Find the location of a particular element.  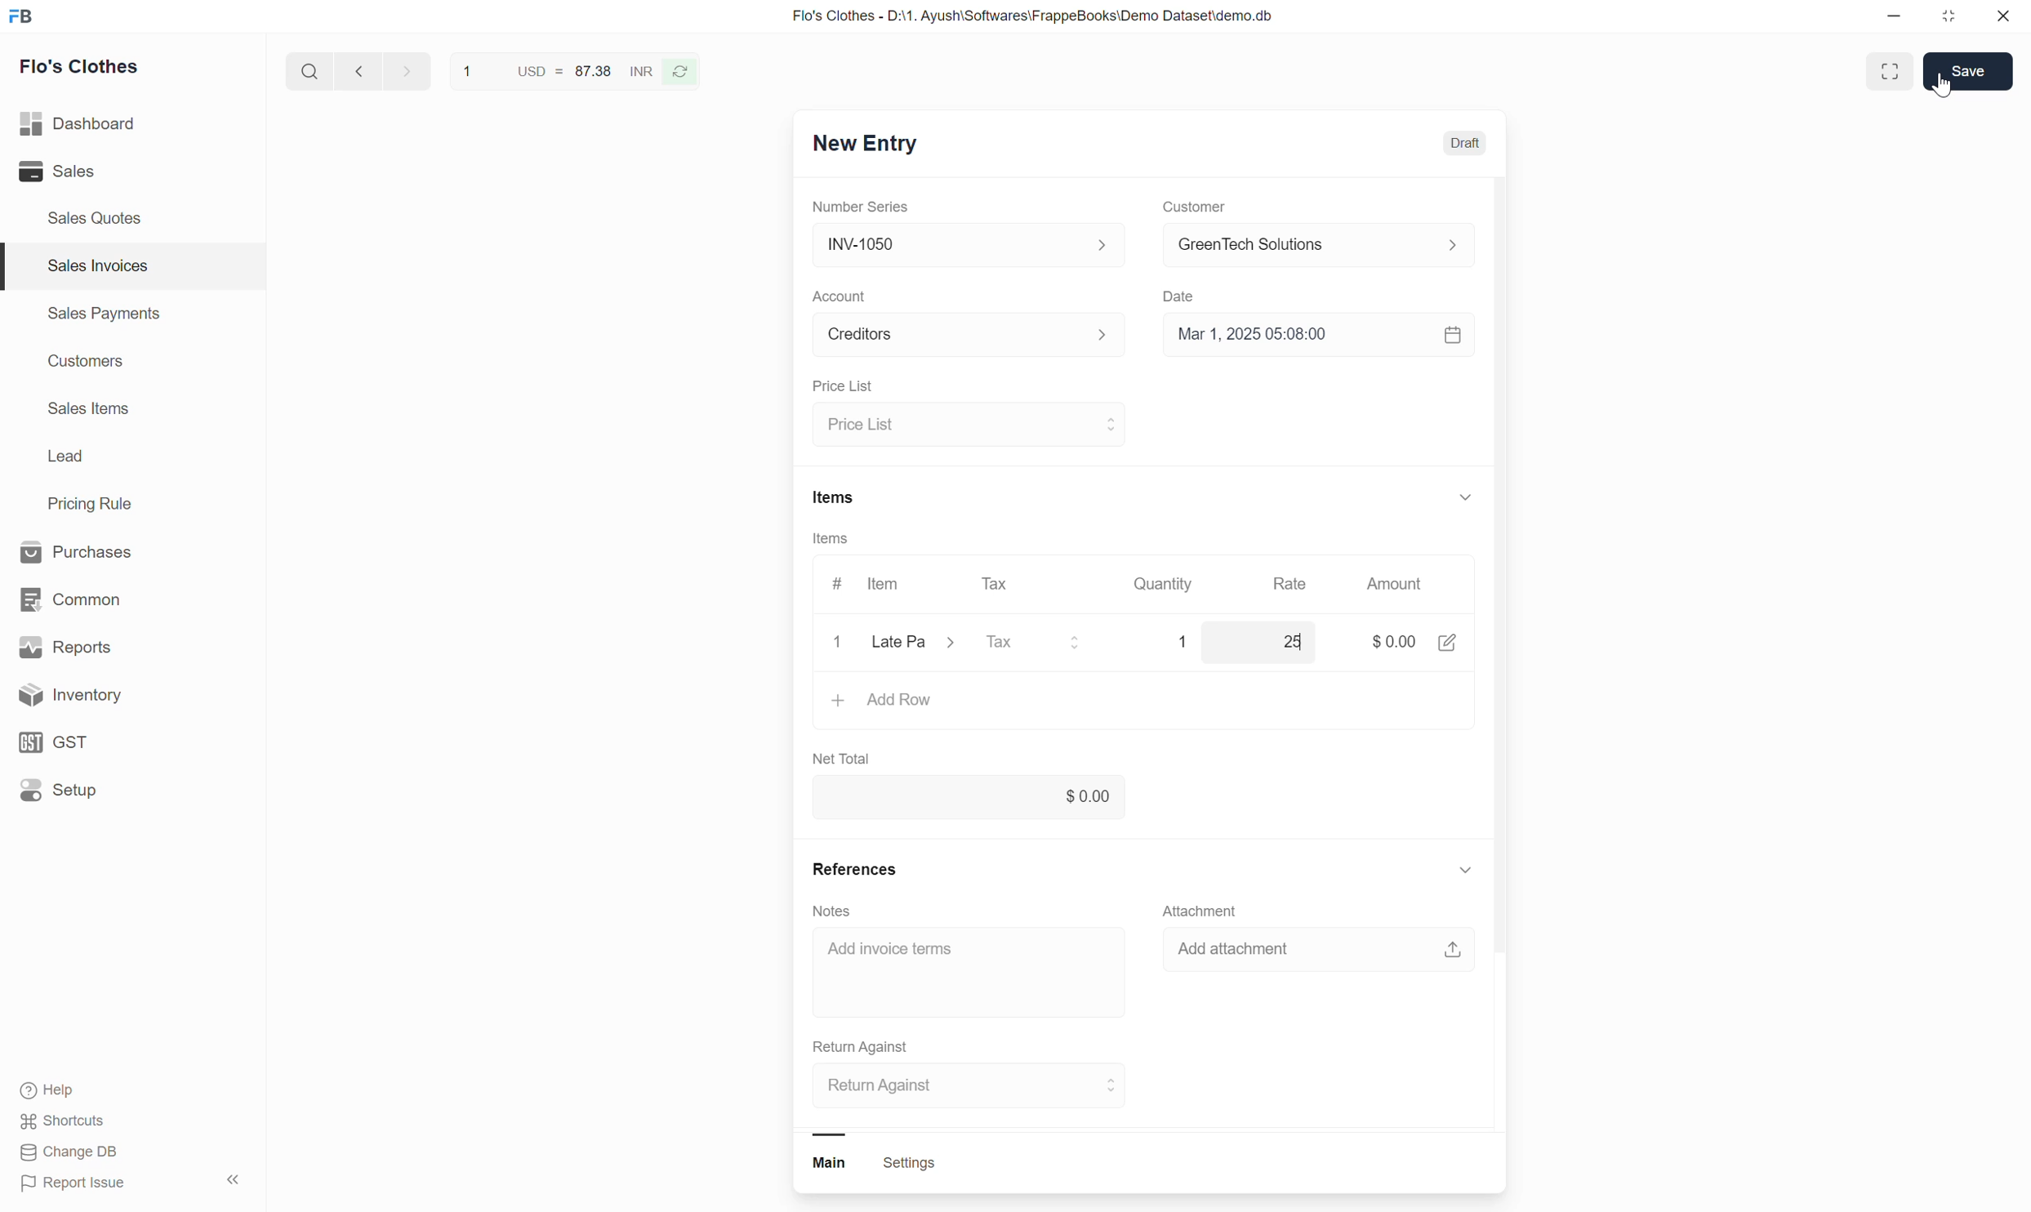

rate  is located at coordinates (1274, 640).